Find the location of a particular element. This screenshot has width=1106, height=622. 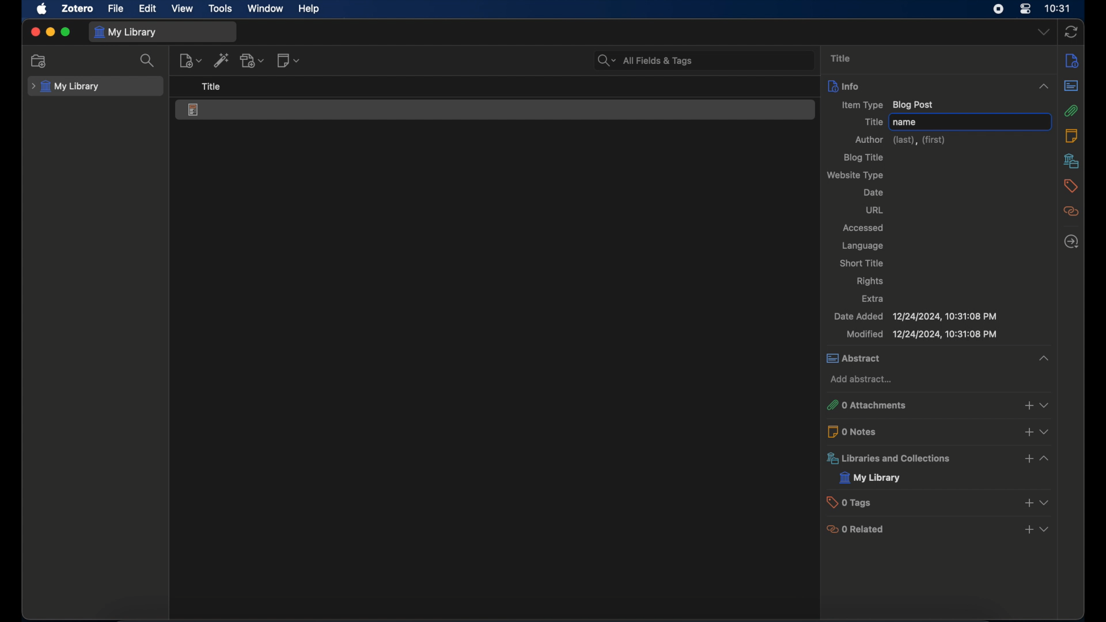

short title is located at coordinates (861, 262).